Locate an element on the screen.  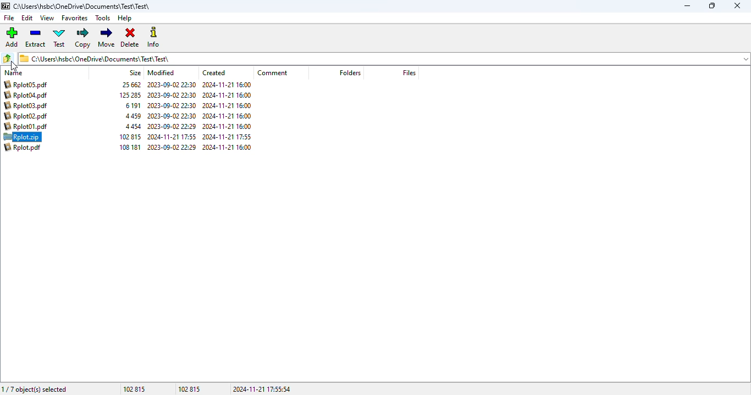
102 815 is located at coordinates (134, 389).